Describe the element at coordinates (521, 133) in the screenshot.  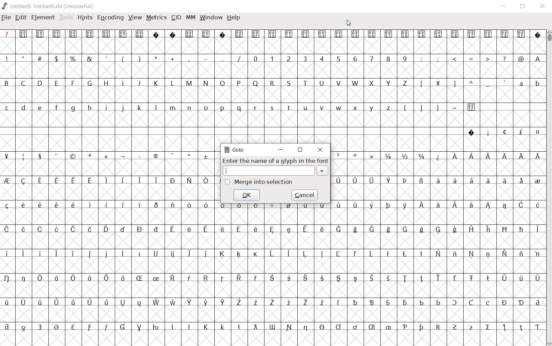
I see `Symbol` at that location.